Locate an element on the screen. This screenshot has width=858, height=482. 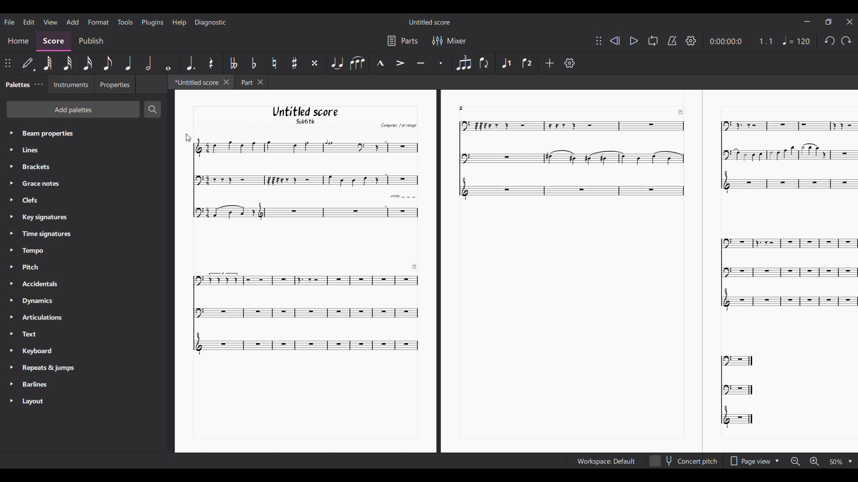
 is located at coordinates (13, 252).